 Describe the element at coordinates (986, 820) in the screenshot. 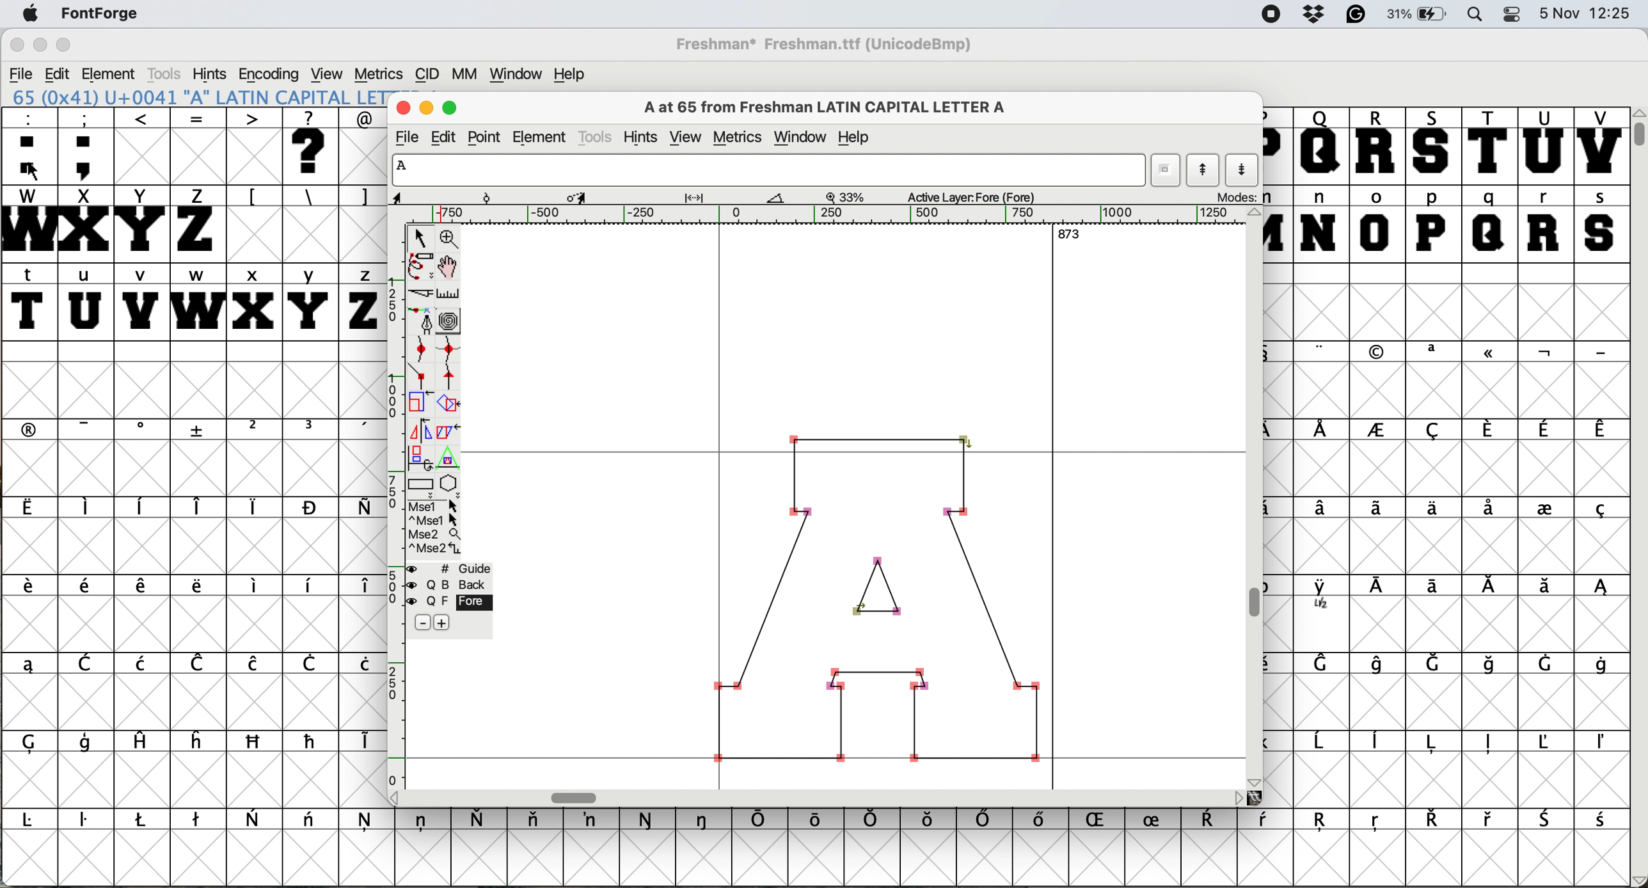

I see `symbol` at that location.